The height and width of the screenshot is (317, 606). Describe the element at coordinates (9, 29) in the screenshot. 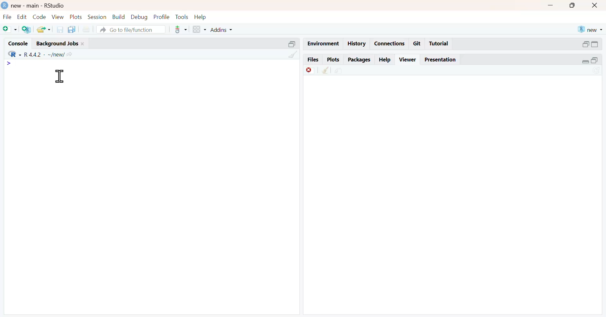

I see `new file` at that location.